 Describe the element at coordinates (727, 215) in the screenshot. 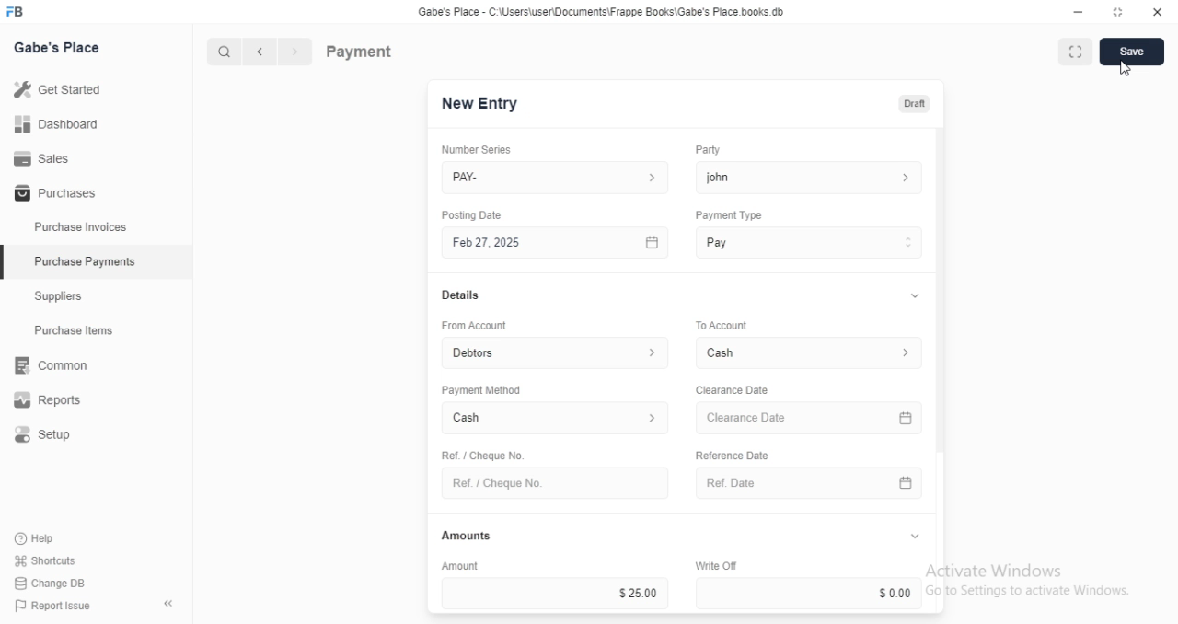

I see `Payment Type` at that location.